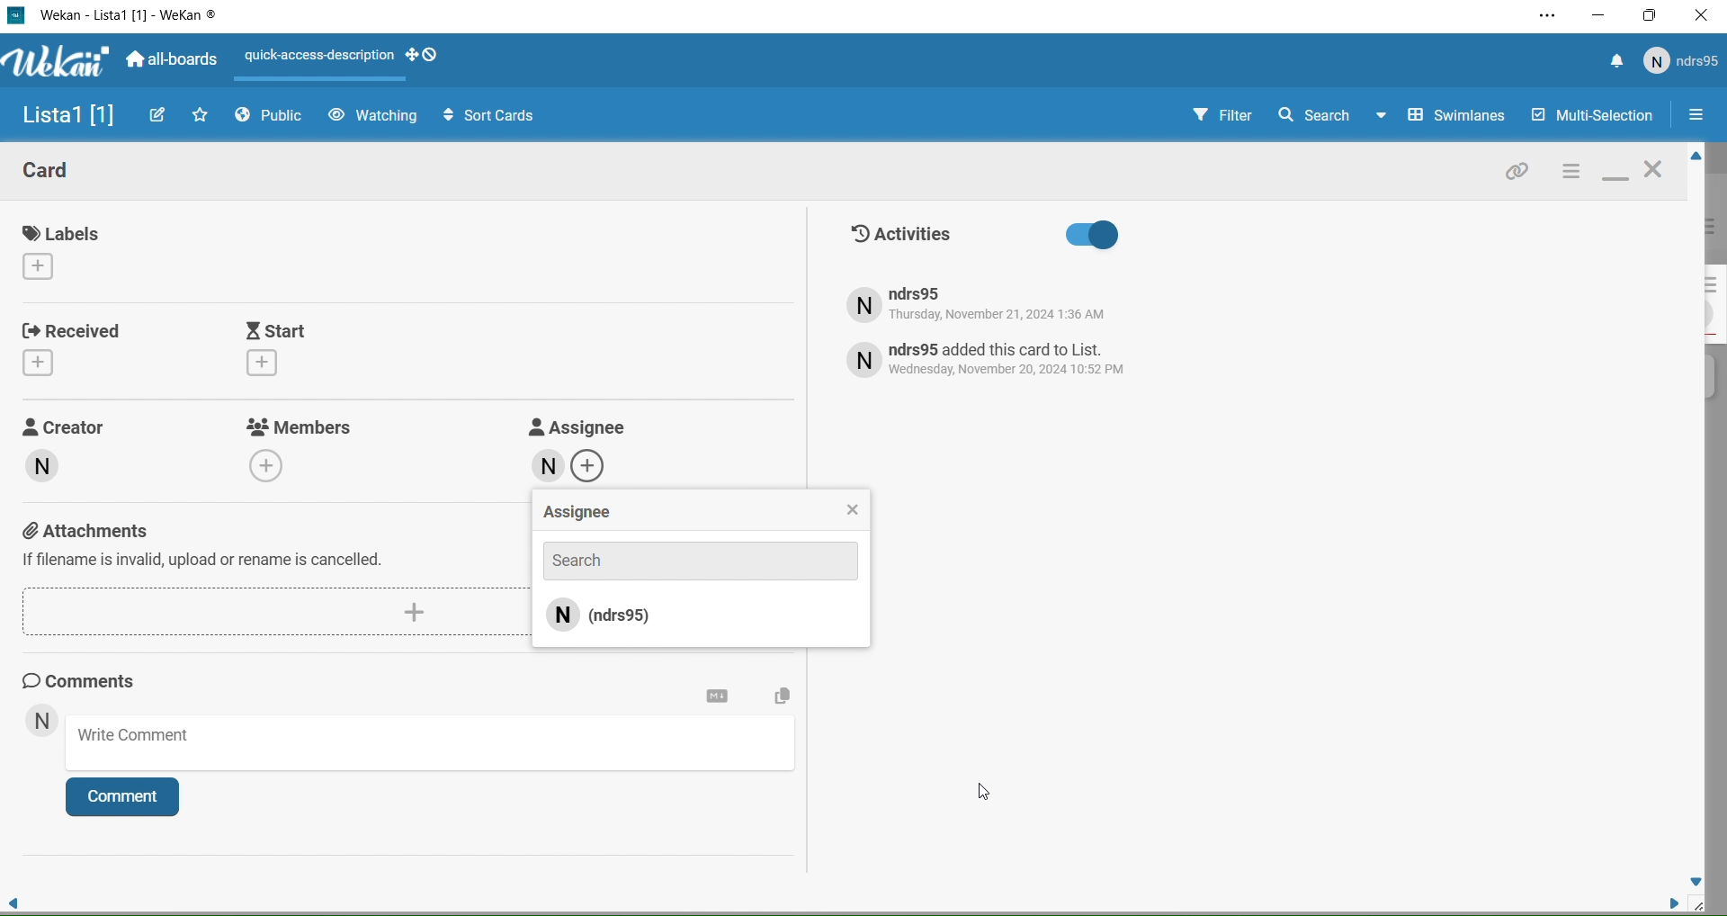  I want to click on Activities, so click(985, 236).